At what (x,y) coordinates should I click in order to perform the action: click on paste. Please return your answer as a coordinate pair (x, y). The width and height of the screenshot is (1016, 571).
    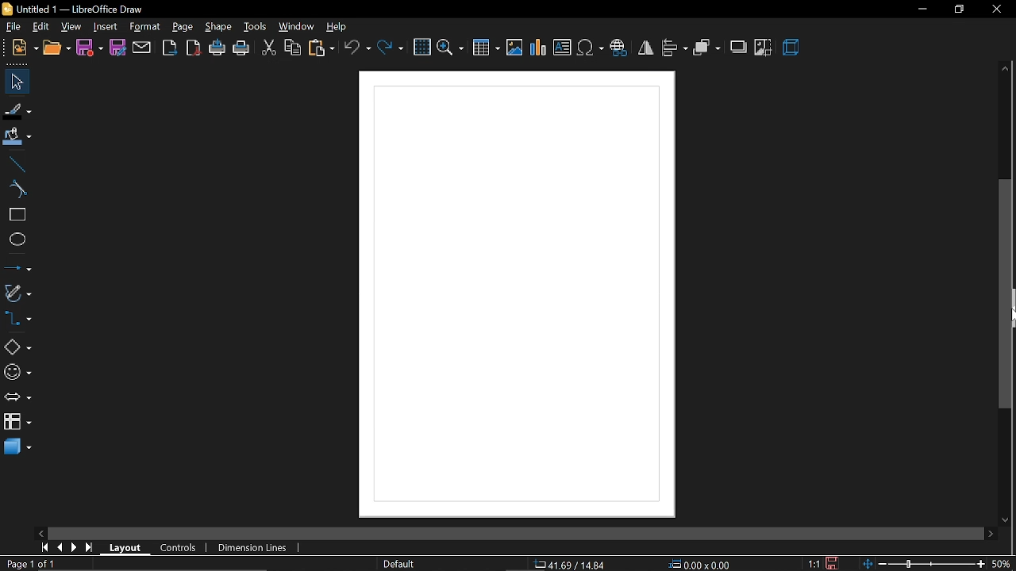
    Looking at the image, I should click on (321, 49).